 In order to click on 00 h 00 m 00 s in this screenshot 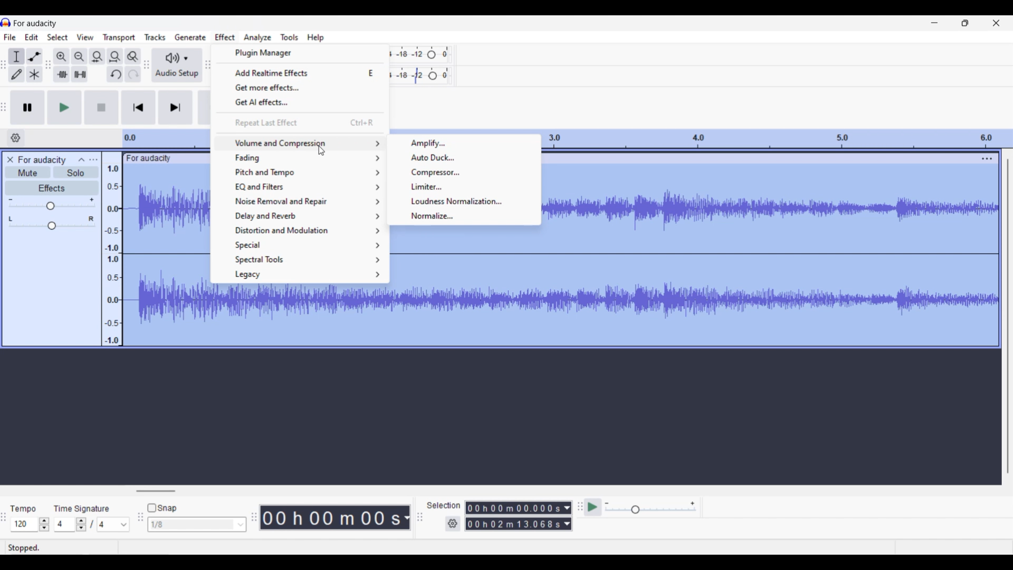, I will do `click(330, 514)`.